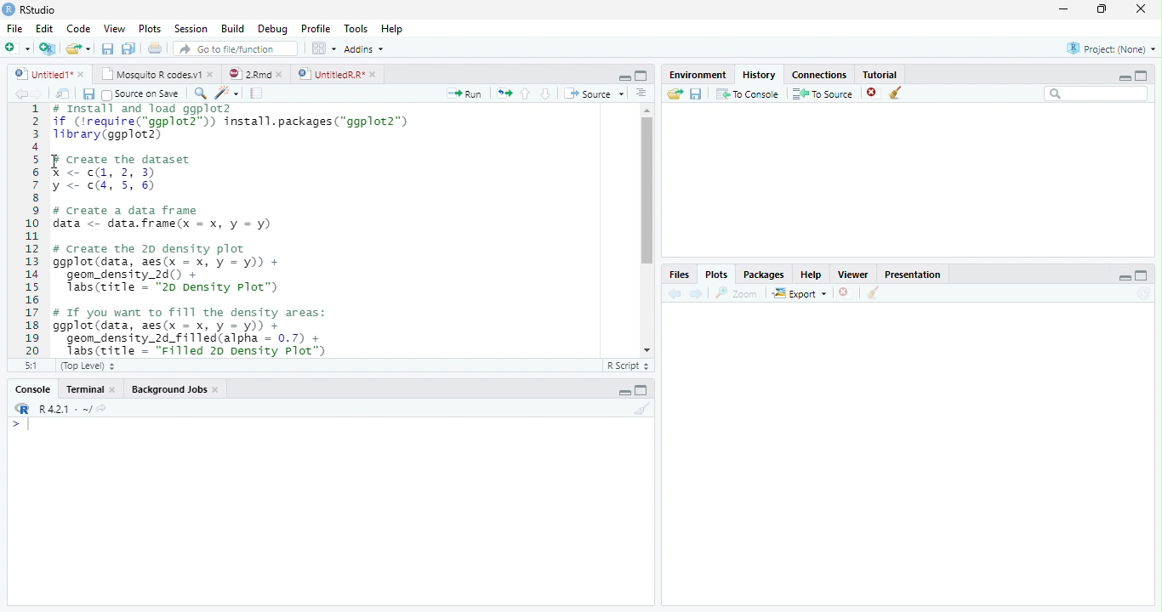 The width and height of the screenshot is (1162, 612). I want to click on Scrollbar up, so click(645, 110).